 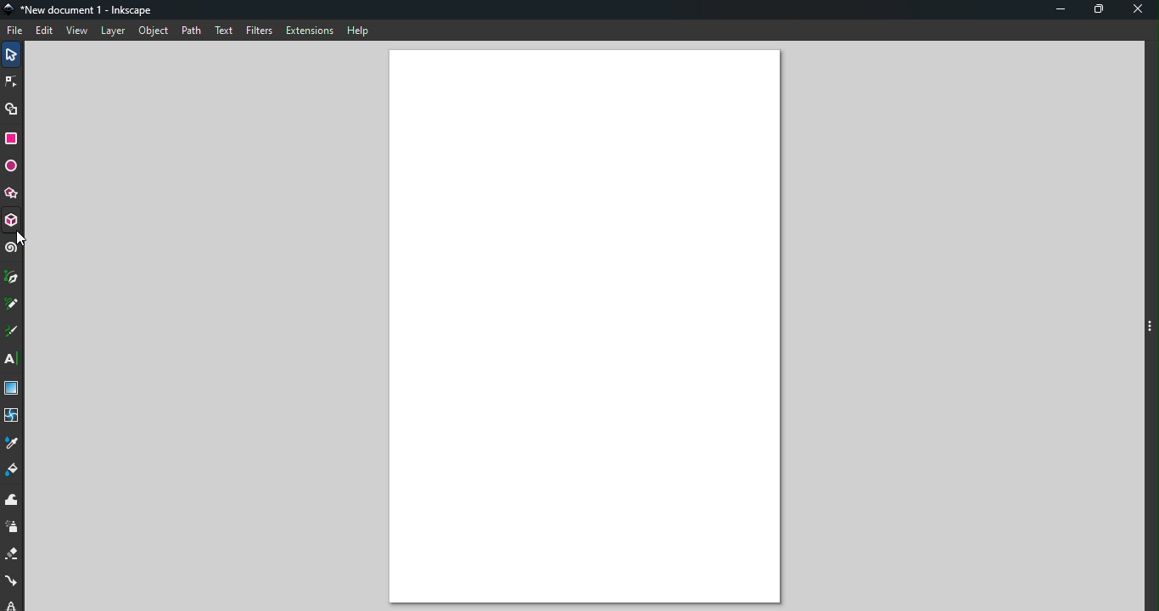 I want to click on Object, so click(x=151, y=33).